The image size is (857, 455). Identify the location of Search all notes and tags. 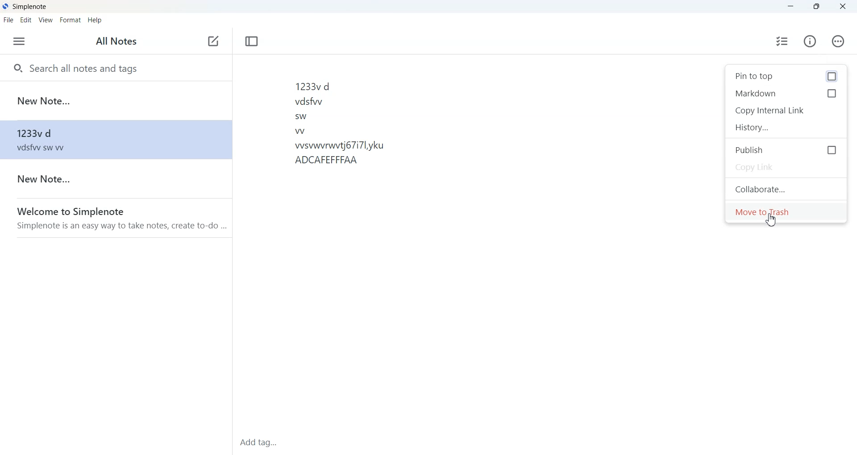
(116, 67).